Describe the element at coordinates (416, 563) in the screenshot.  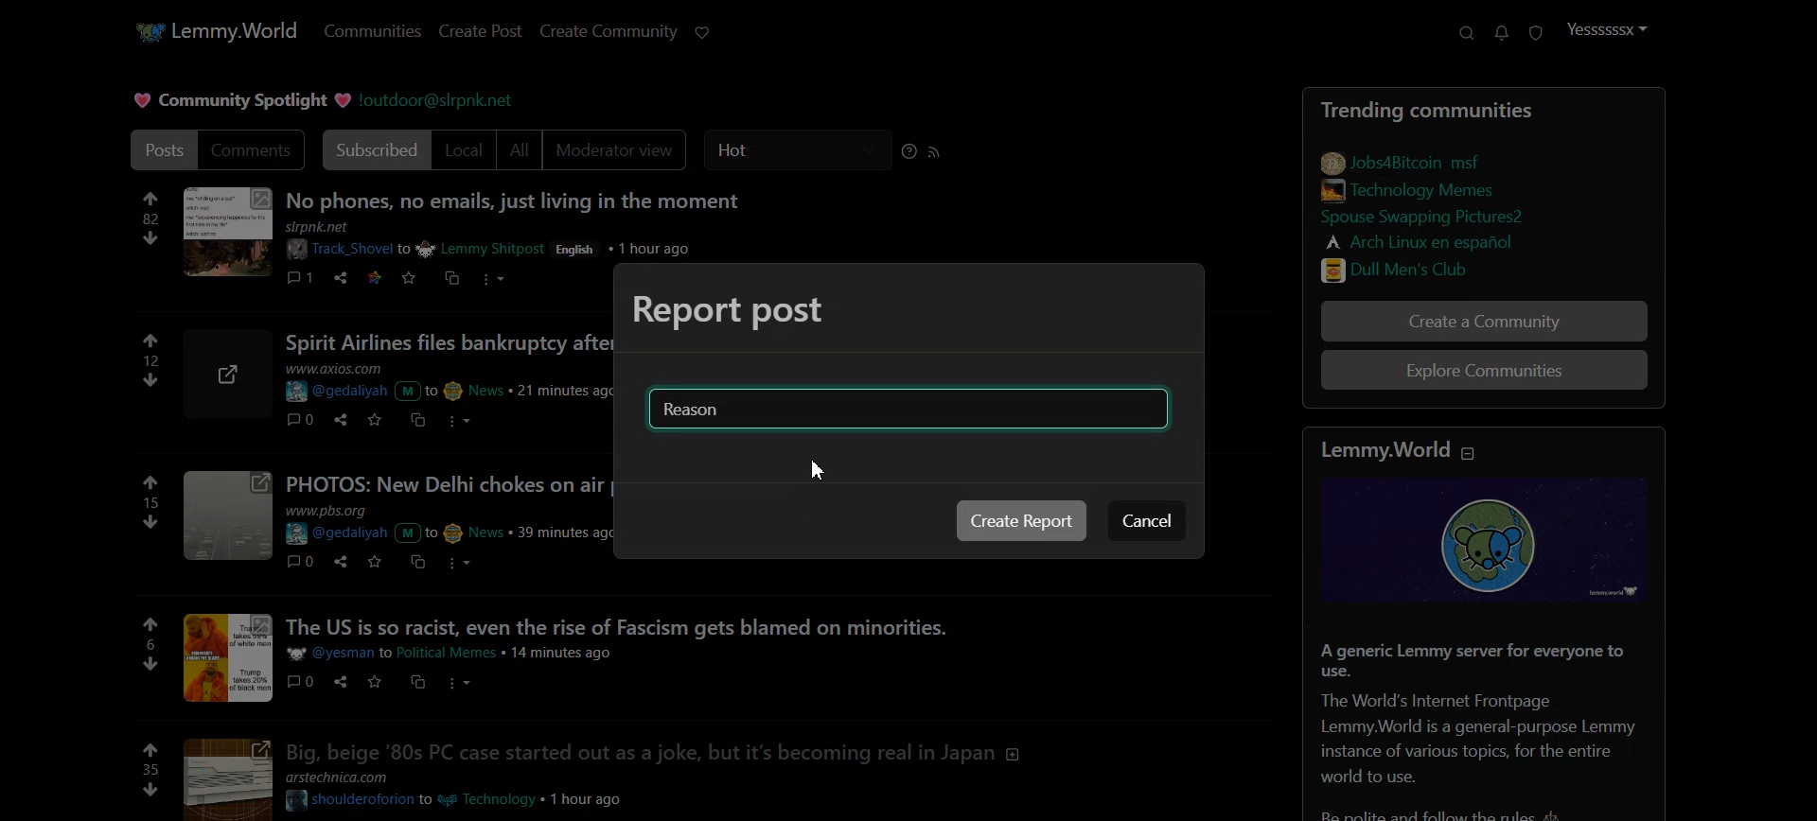
I see `cross post` at that location.